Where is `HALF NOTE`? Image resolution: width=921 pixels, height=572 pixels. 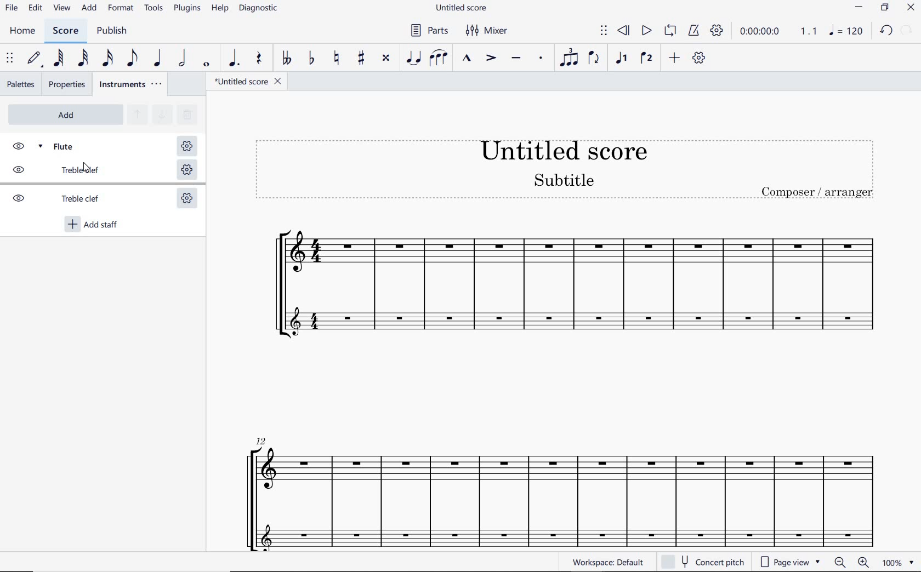 HALF NOTE is located at coordinates (183, 59).